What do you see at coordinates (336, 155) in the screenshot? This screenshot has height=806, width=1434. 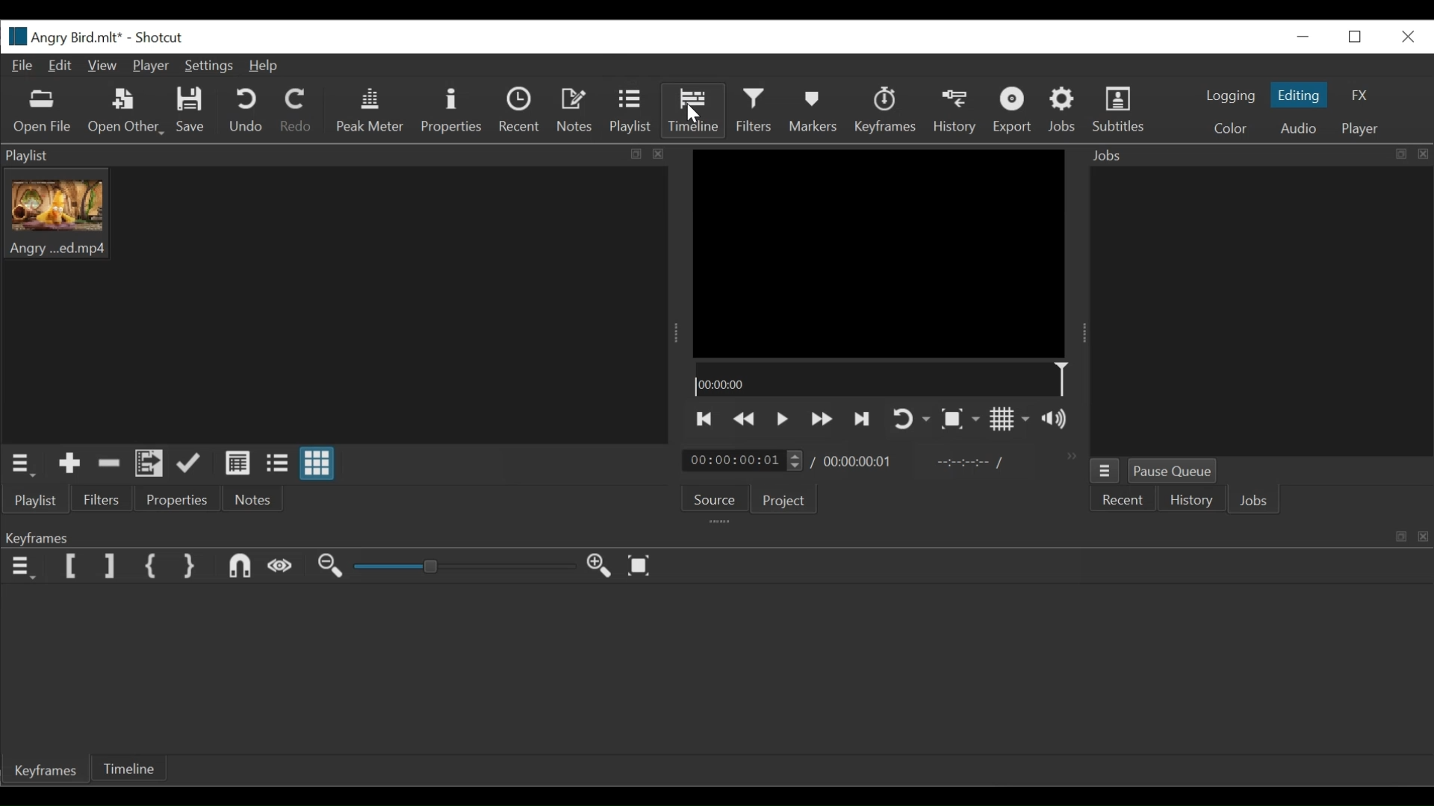 I see `Playlist` at bounding box center [336, 155].